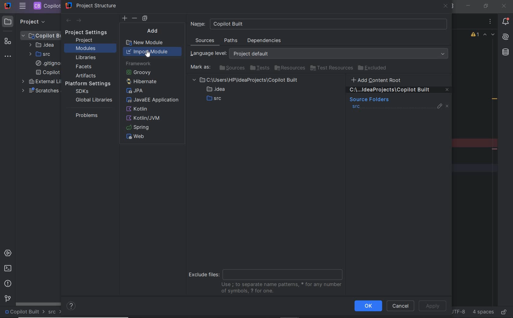 The height and width of the screenshot is (318, 513). Describe the element at coordinates (264, 41) in the screenshot. I see `dependencies` at that location.